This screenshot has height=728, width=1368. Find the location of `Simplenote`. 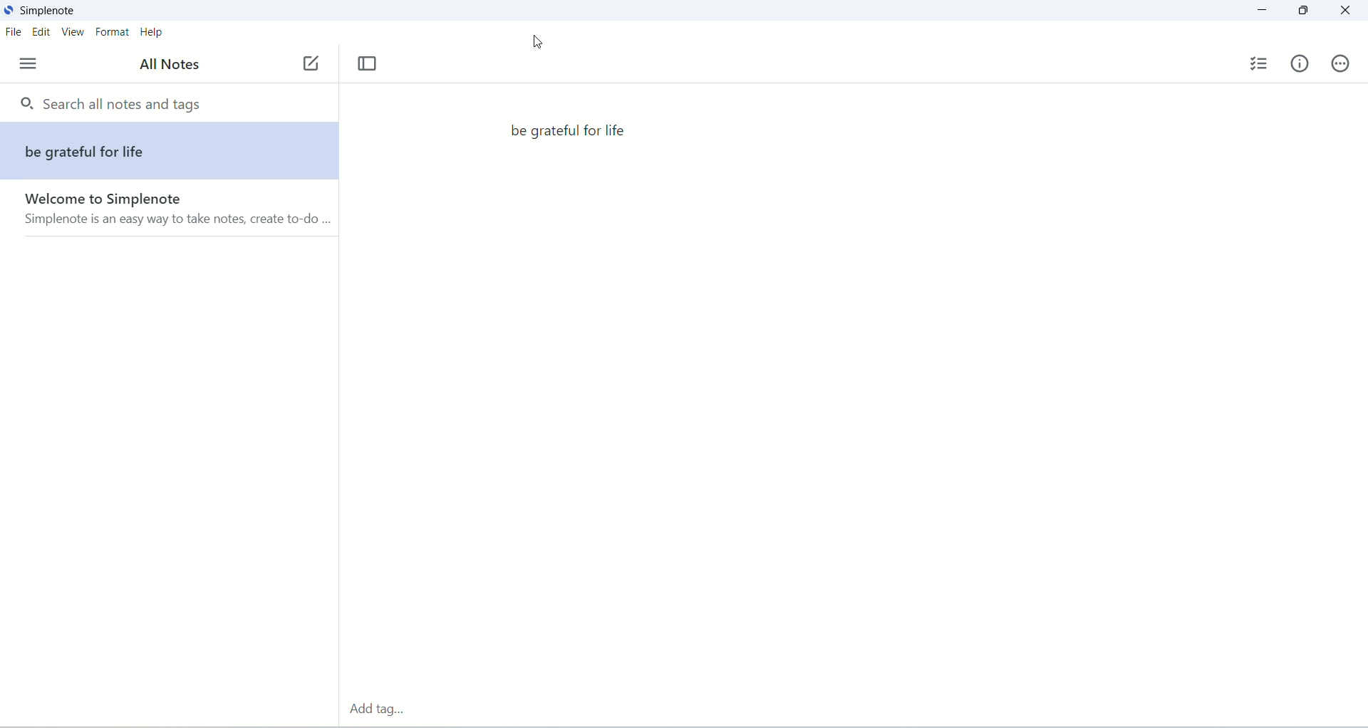

Simplenote is located at coordinates (48, 11).